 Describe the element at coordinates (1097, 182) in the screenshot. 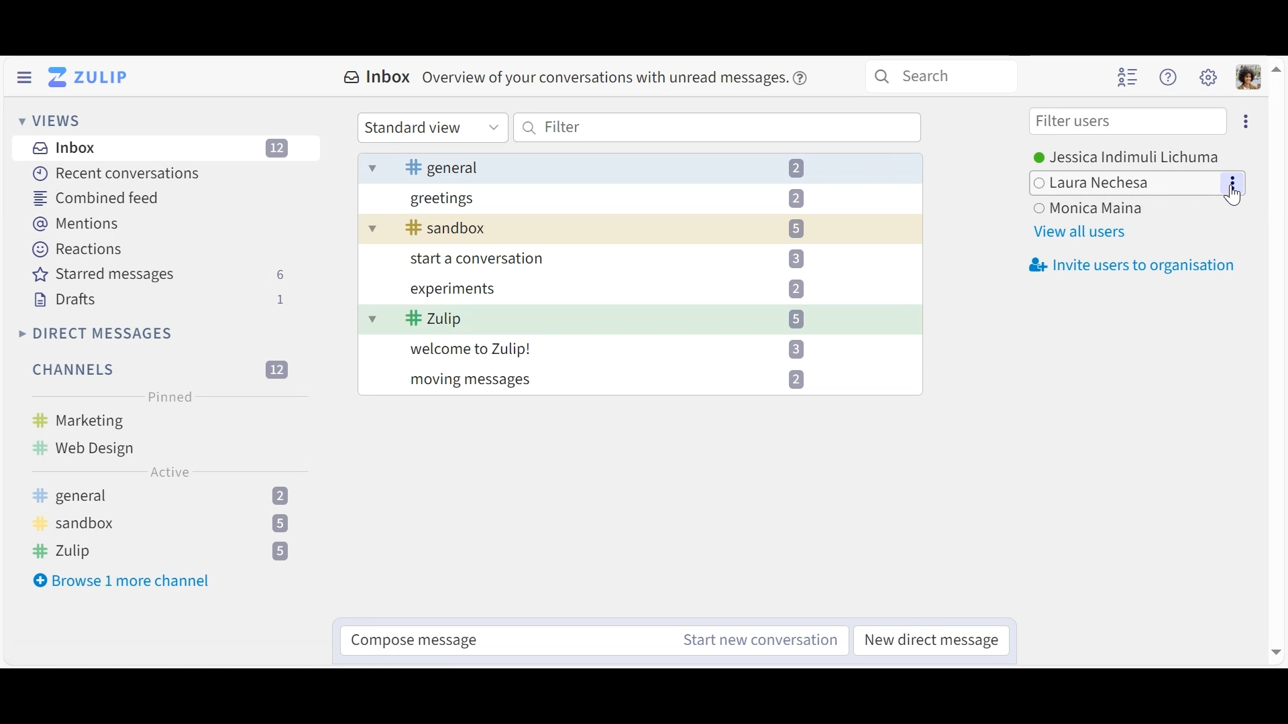

I see `user 2` at that location.